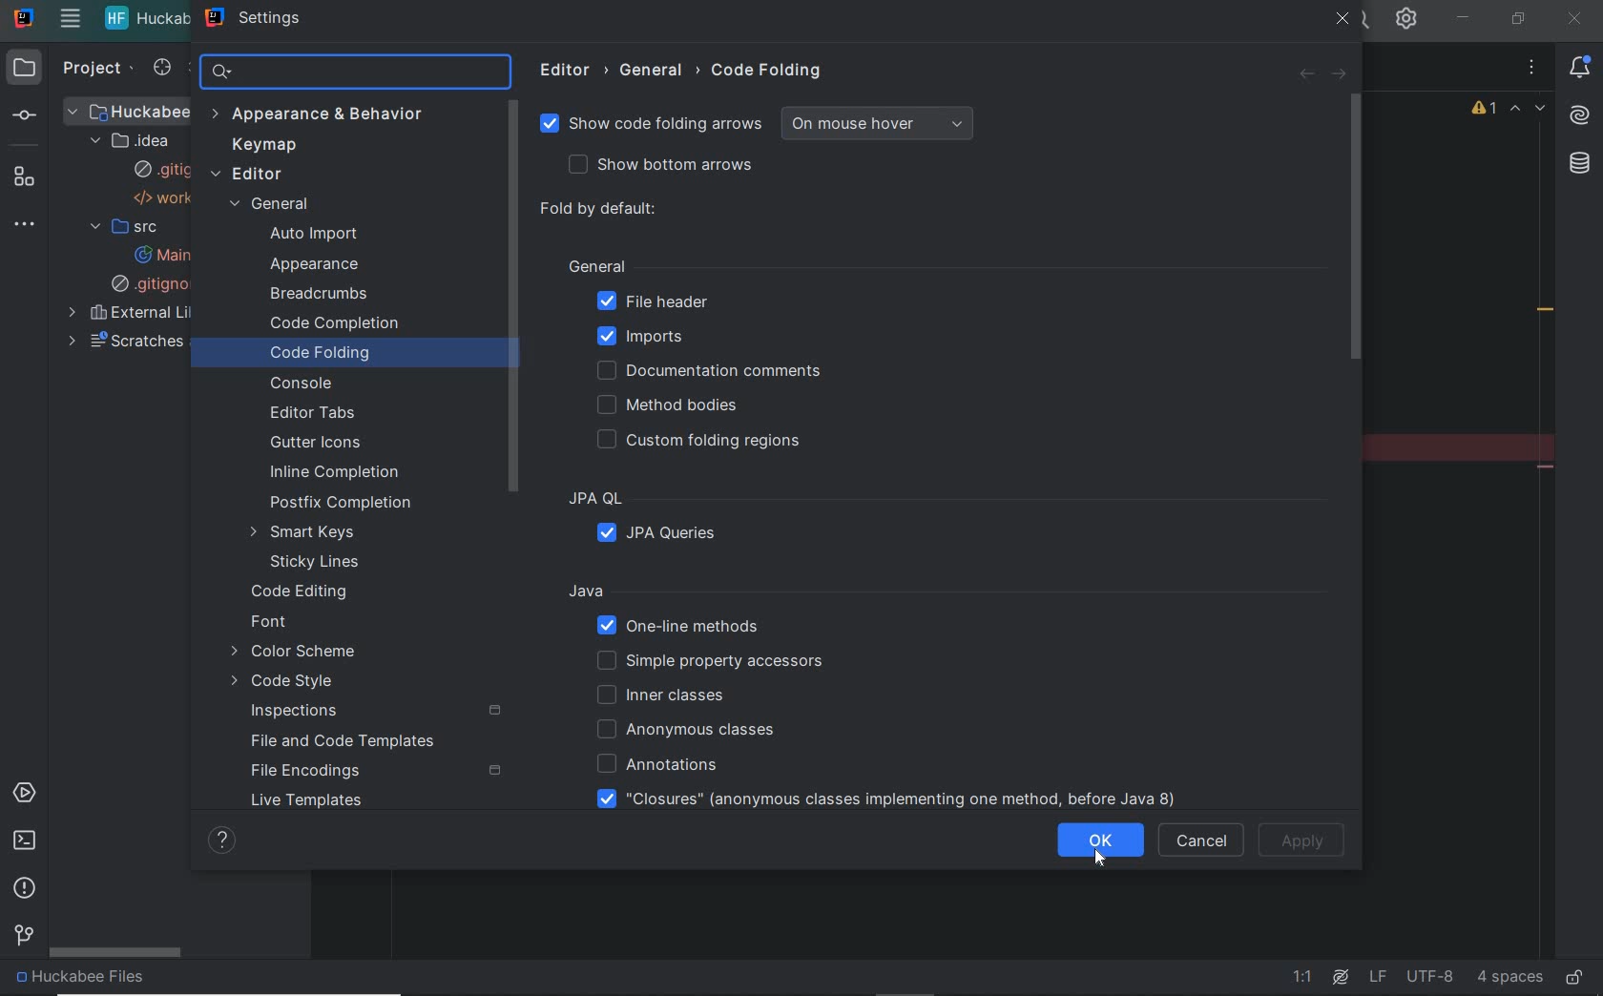  I want to click on keymap, so click(264, 147).